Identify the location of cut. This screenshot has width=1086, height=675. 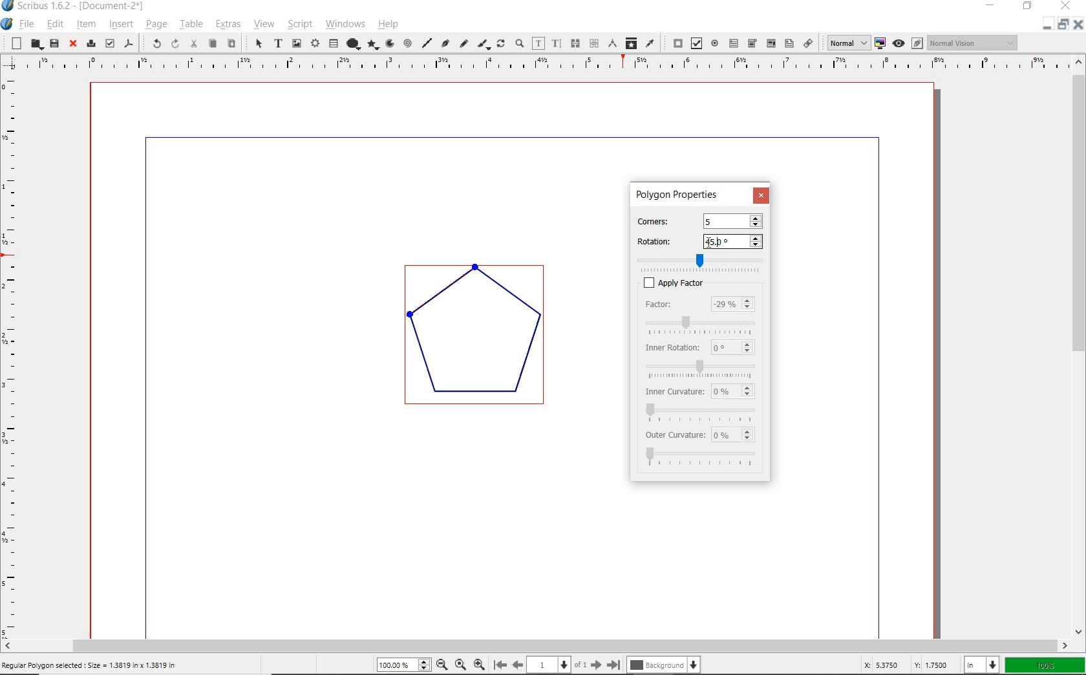
(195, 45).